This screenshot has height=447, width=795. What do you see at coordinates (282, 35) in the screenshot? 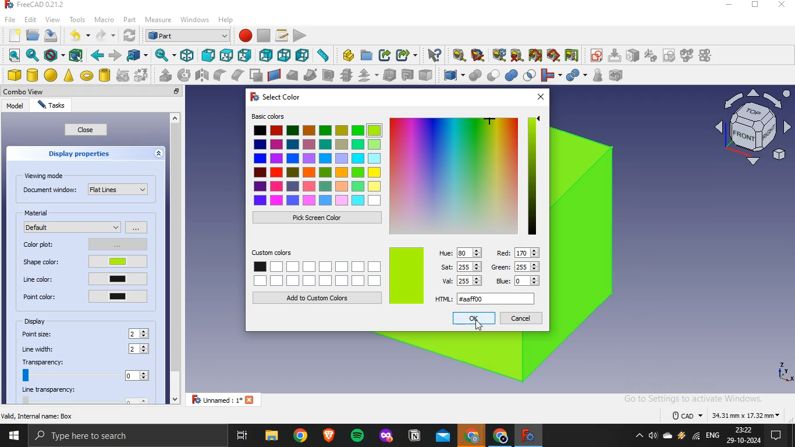
I see `macros` at bounding box center [282, 35].